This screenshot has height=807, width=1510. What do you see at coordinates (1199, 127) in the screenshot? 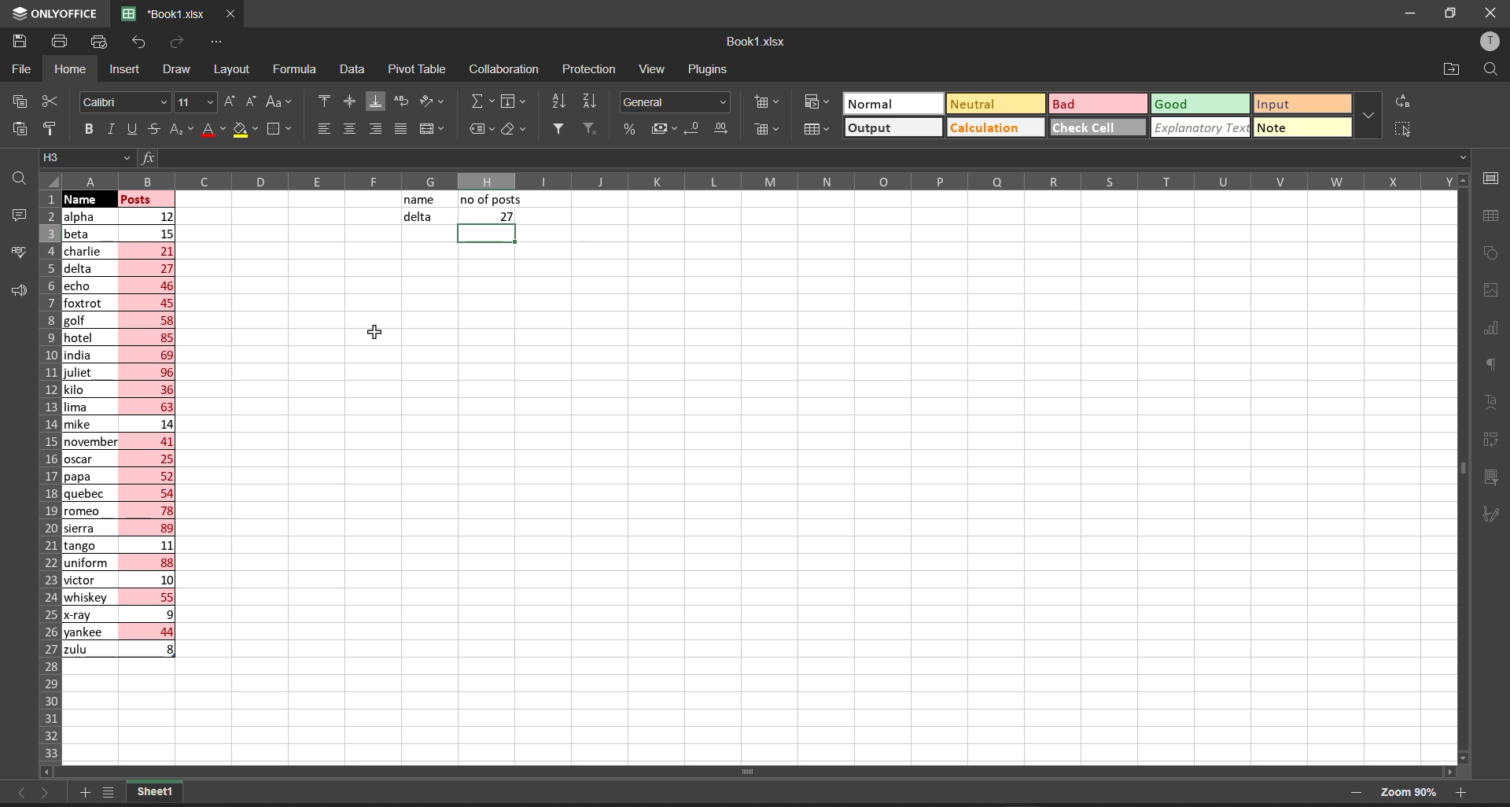
I see `explanatory Text` at bounding box center [1199, 127].